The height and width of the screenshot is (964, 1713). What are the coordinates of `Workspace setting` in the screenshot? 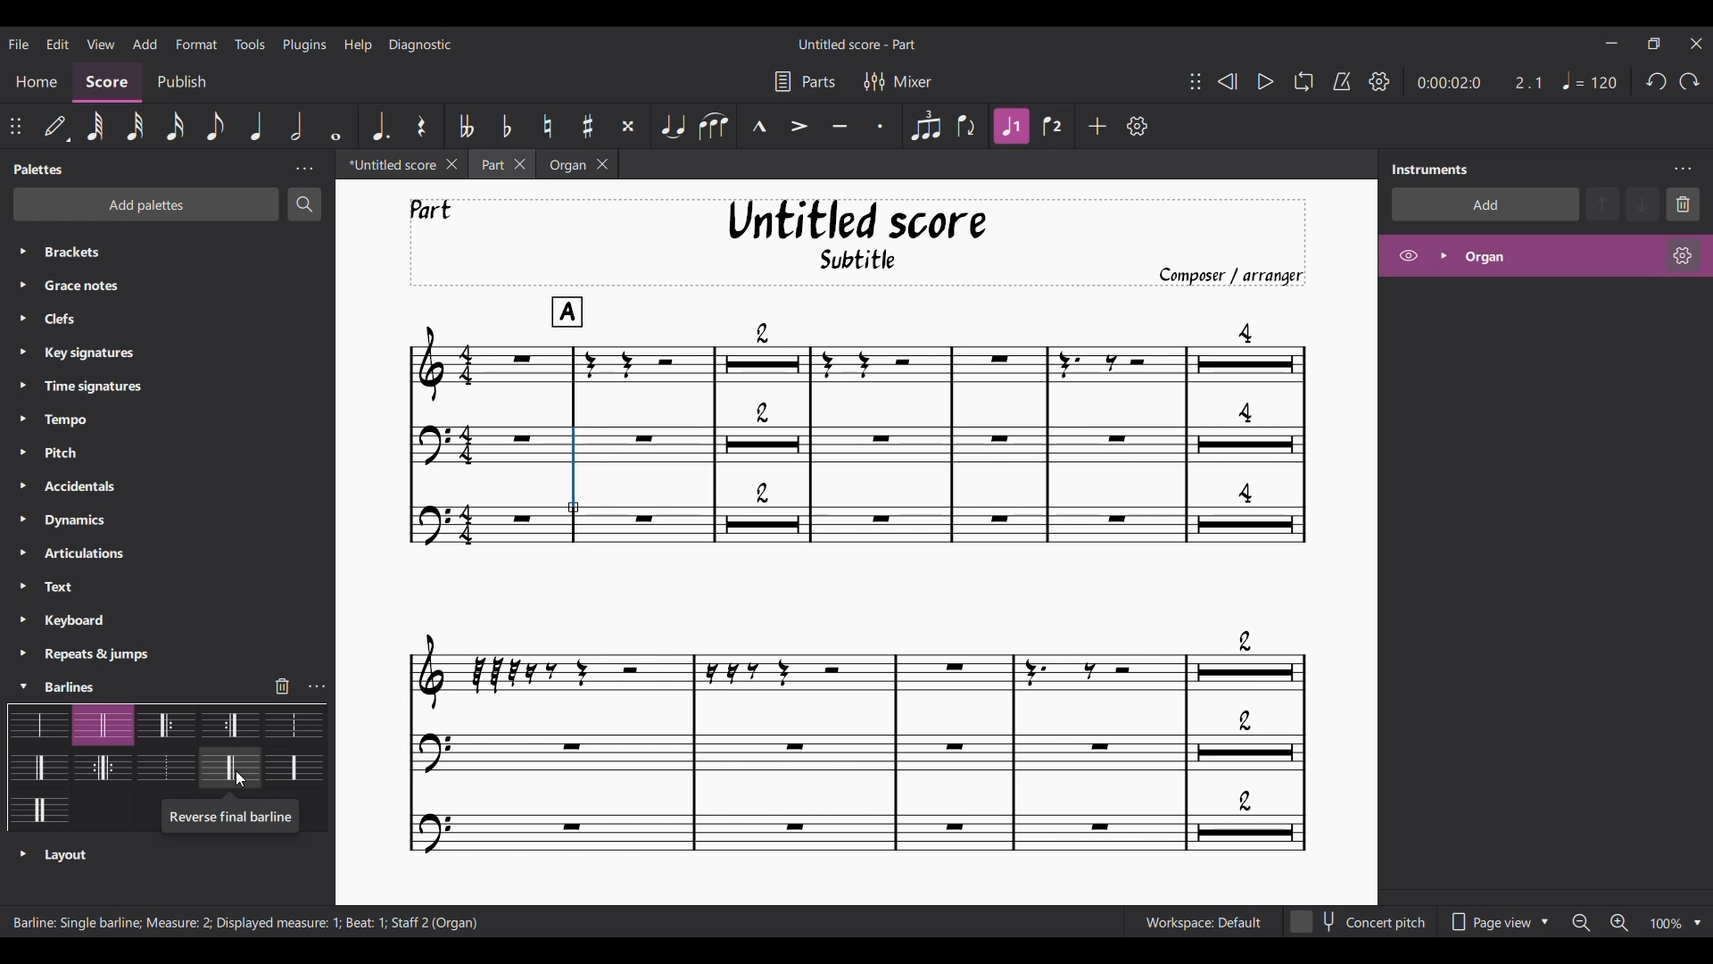 It's located at (1203, 922).